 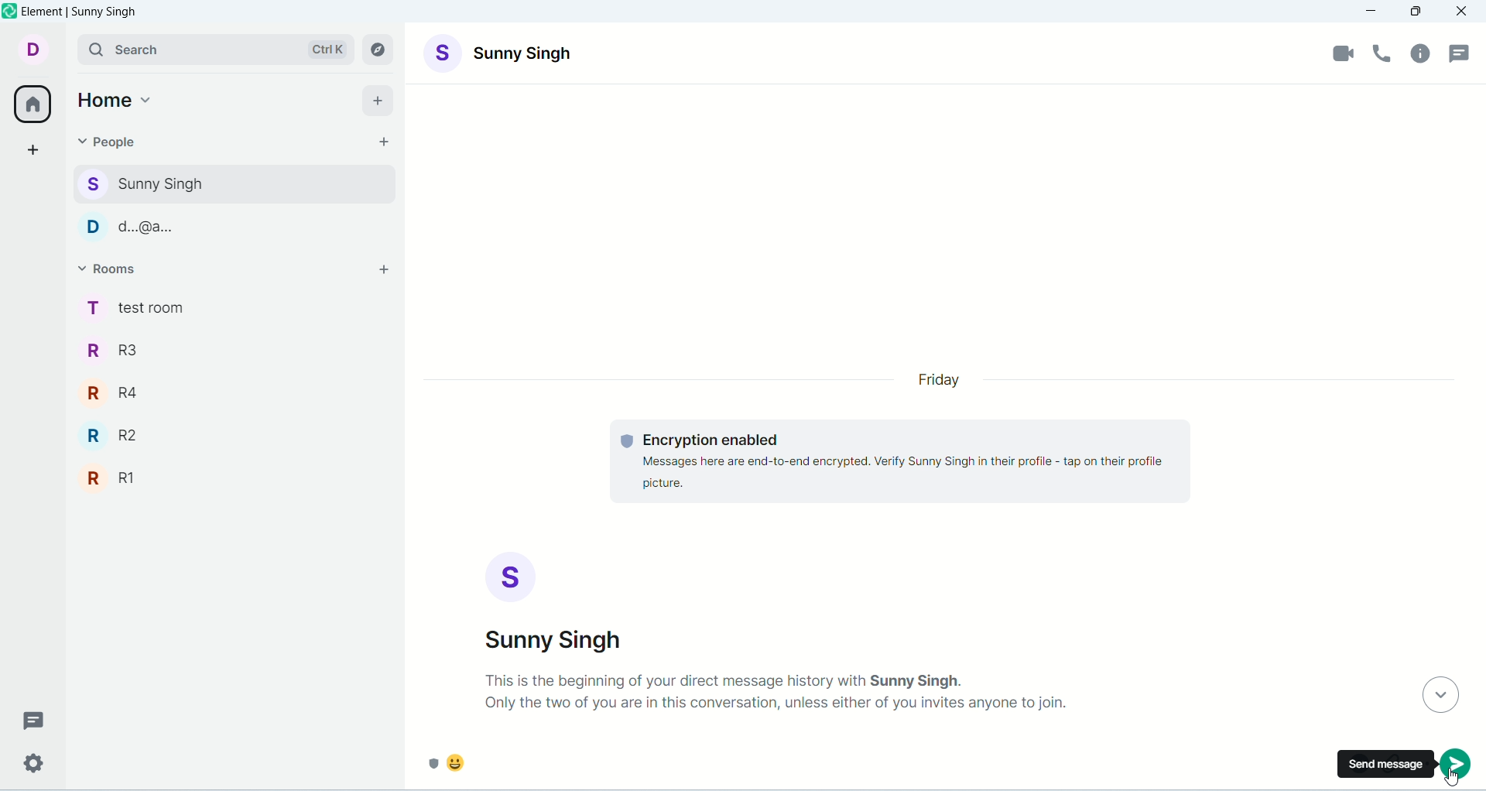 What do you see at coordinates (10, 10) in the screenshot?
I see `logo` at bounding box center [10, 10].